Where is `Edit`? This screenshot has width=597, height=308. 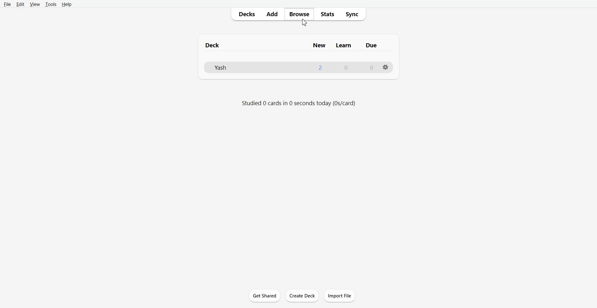 Edit is located at coordinates (21, 4).